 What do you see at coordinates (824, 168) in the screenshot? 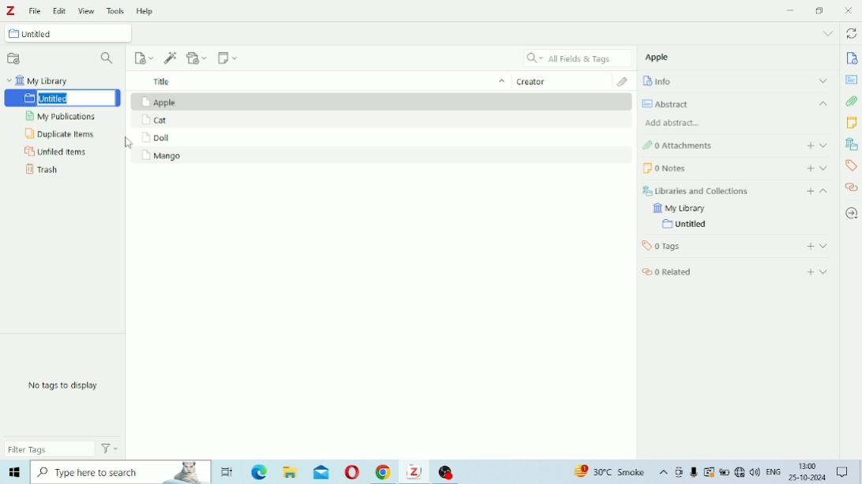
I see `Expand section` at bounding box center [824, 168].